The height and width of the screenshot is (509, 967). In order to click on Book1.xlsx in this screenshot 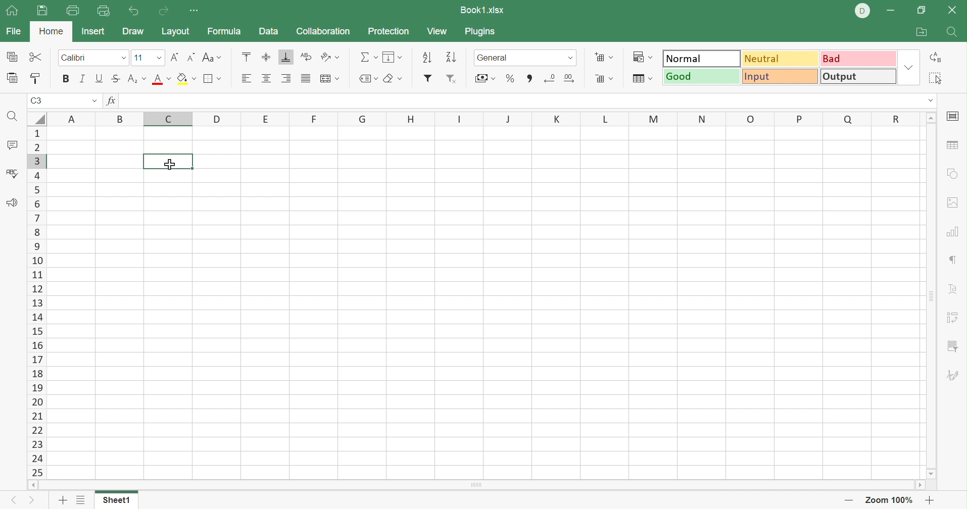, I will do `click(483, 10)`.